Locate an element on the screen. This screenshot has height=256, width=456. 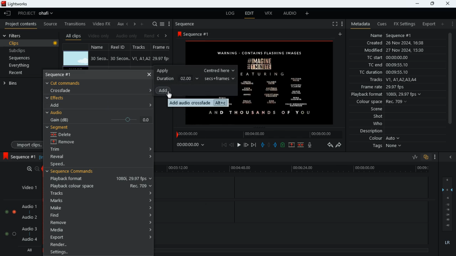
real id is located at coordinates (120, 47).